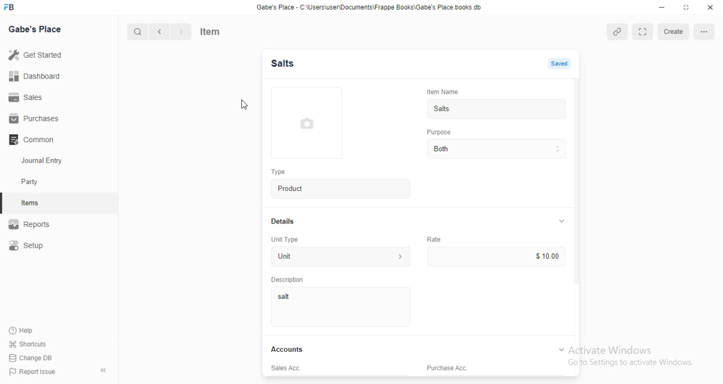  Describe the element at coordinates (138, 33) in the screenshot. I see `search` at that location.